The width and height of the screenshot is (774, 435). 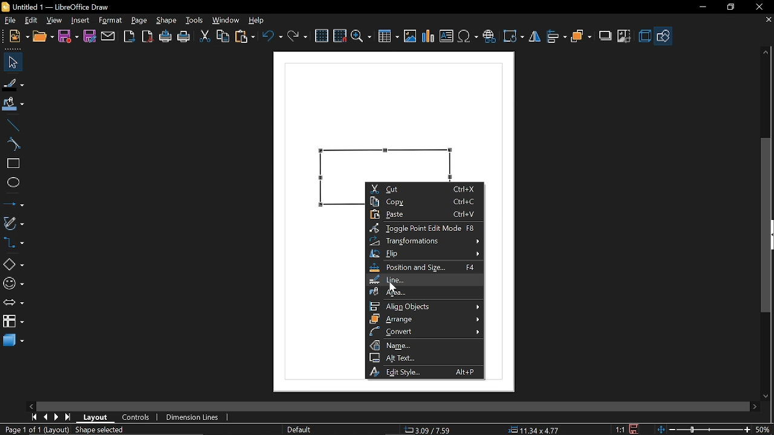 What do you see at coordinates (340, 35) in the screenshot?
I see `snap to grid` at bounding box center [340, 35].